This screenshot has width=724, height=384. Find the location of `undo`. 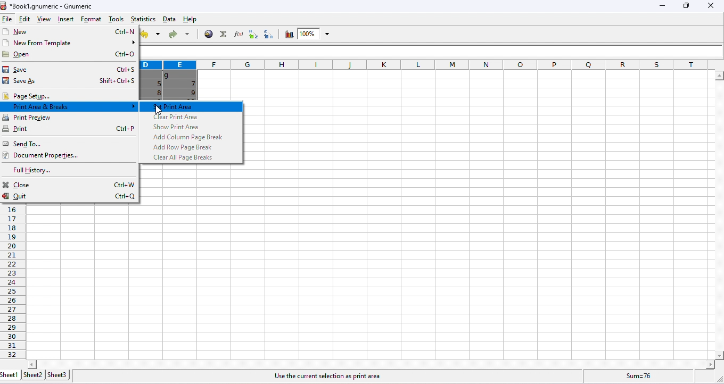

undo is located at coordinates (151, 35).